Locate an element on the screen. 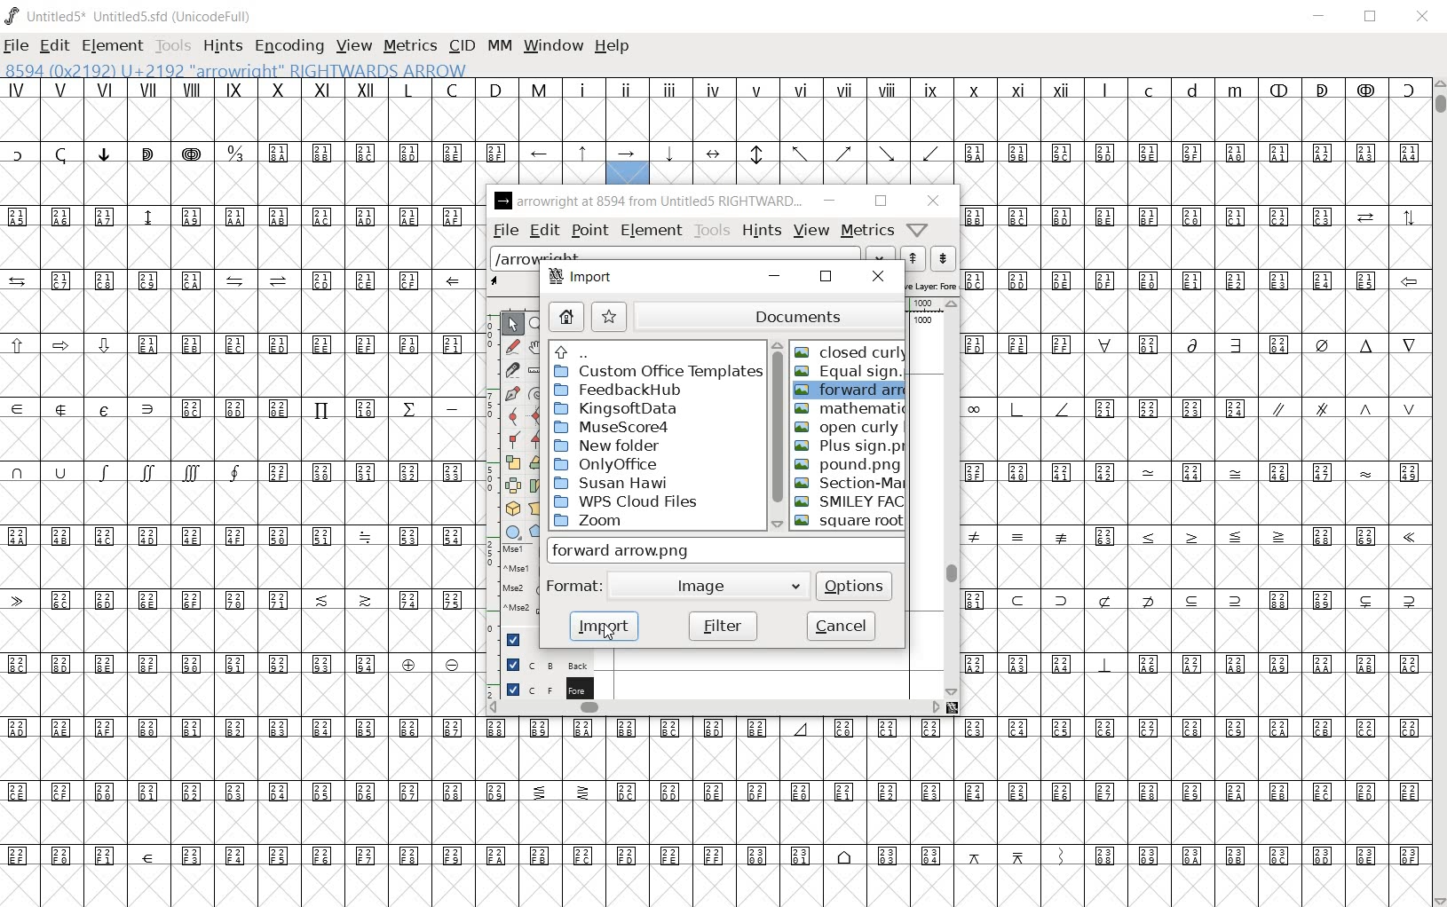  SMILEY FACE is located at coordinates (852, 501).